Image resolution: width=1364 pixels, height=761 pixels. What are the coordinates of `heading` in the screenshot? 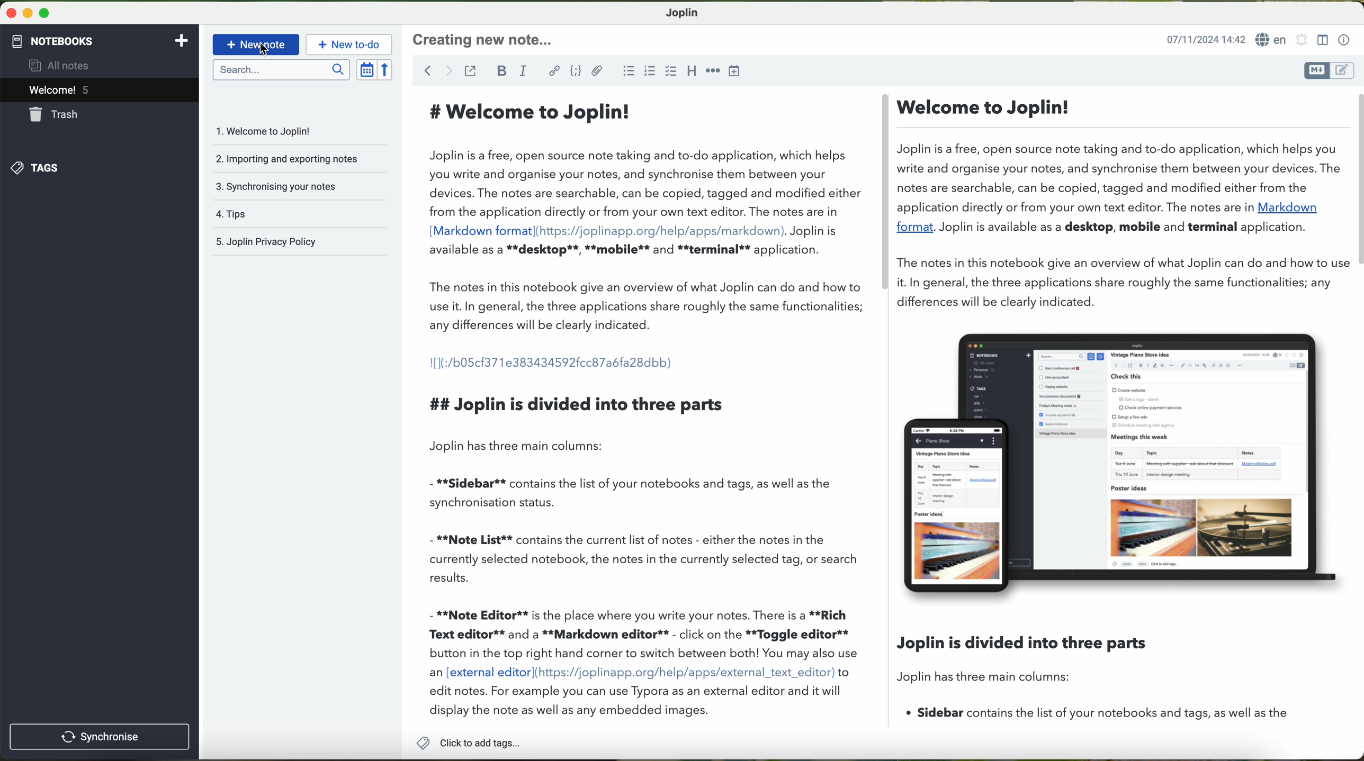 It's located at (488, 38).